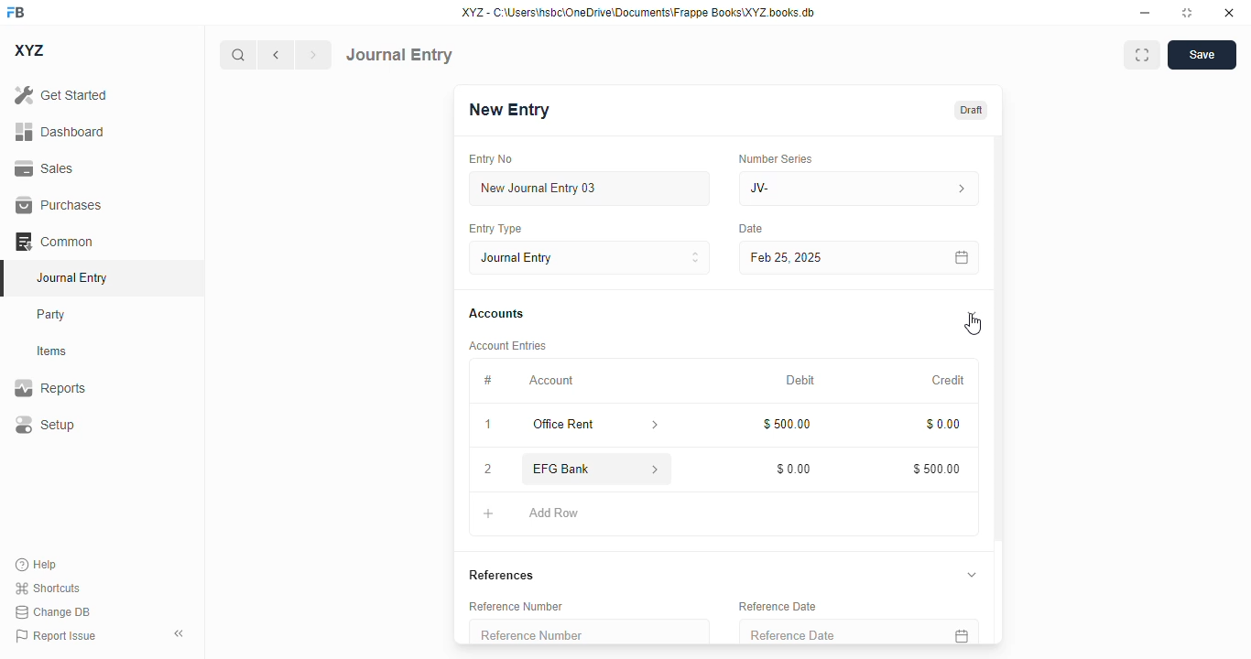 This screenshot has height=659, width=1251. What do you see at coordinates (488, 425) in the screenshot?
I see `1` at bounding box center [488, 425].